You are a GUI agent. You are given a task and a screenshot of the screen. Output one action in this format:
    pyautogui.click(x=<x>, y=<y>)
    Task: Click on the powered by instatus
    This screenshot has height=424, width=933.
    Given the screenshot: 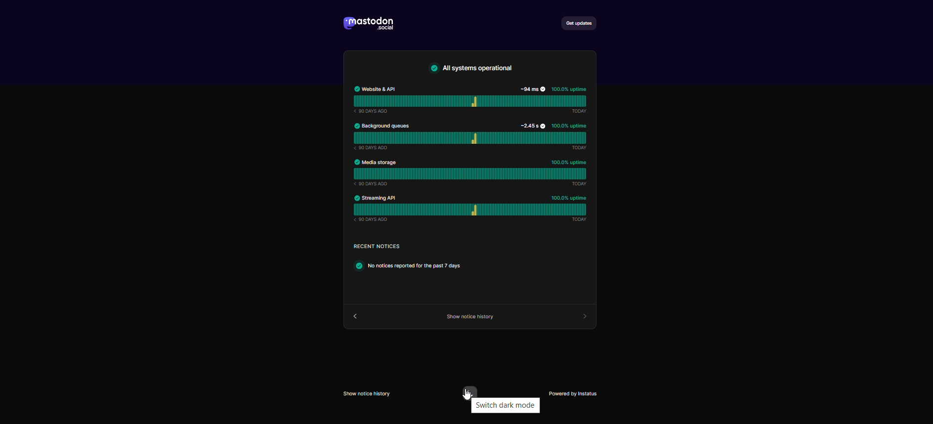 What is the action you would take?
    pyautogui.click(x=577, y=393)
    